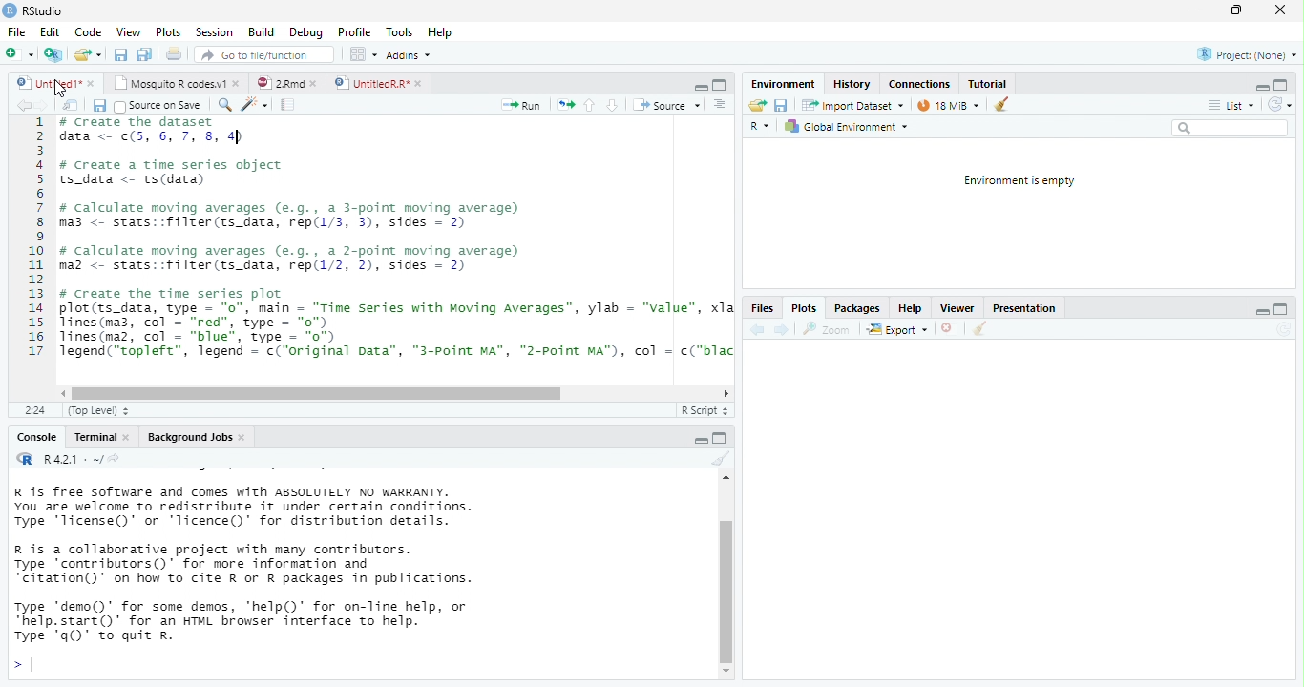  What do you see at coordinates (305, 32) in the screenshot?
I see `Debug` at bounding box center [305, 32].